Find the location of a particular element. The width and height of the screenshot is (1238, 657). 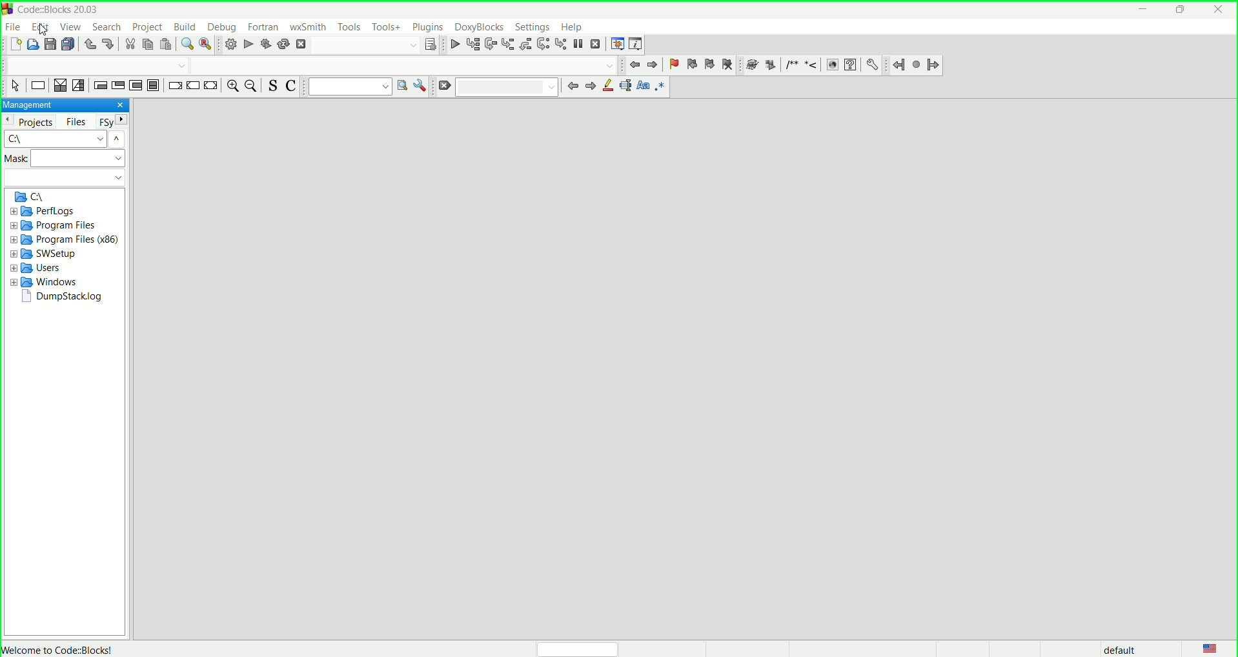

jump back is located at coordinates (632, 64).